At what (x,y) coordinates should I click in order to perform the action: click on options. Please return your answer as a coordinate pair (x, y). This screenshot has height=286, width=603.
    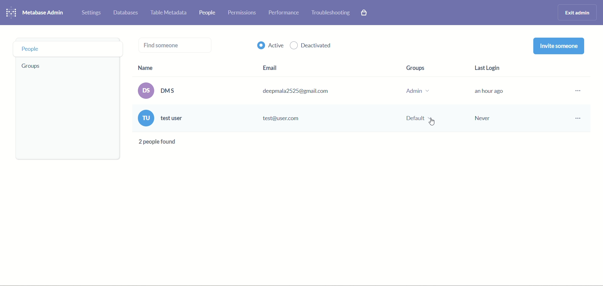
    Looking at the image, I should click on (574, 108).